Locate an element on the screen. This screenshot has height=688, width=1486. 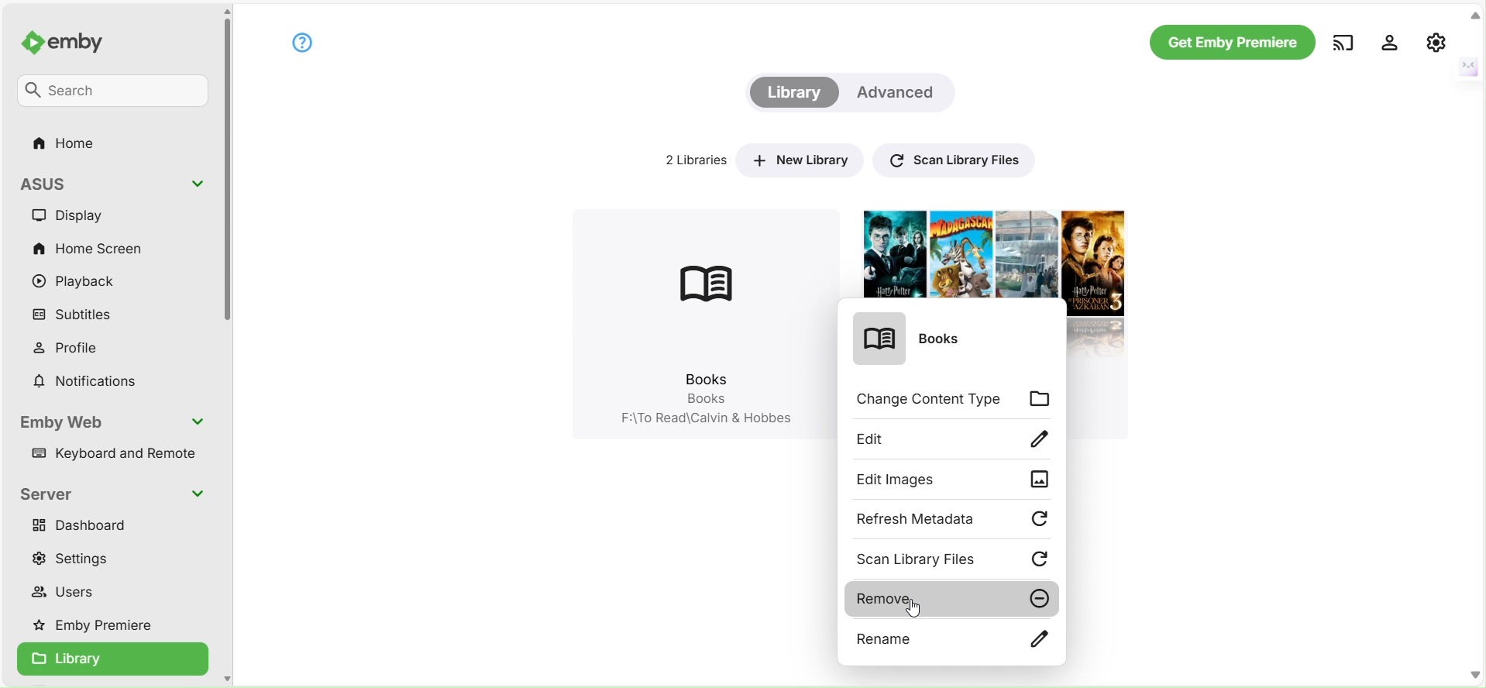
Change Content Type is located at coordinates (955, 401).